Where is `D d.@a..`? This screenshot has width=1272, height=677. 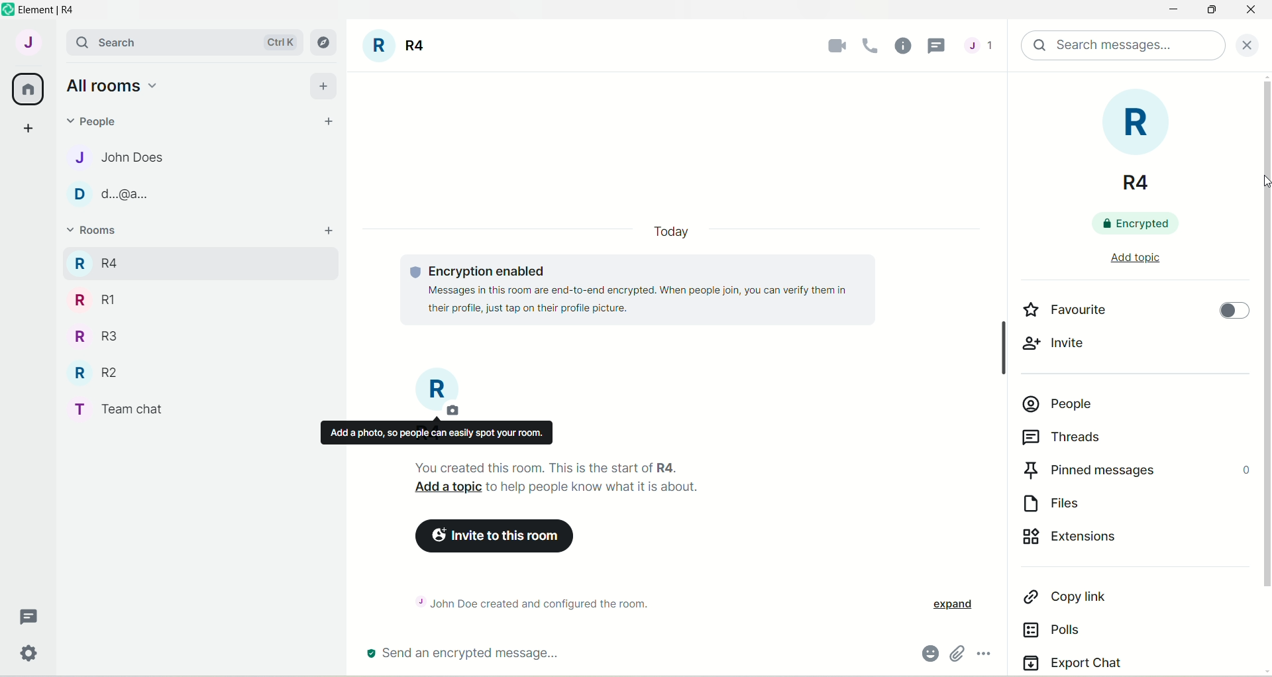
D d.@a.. is located at coordinates (107, 194).